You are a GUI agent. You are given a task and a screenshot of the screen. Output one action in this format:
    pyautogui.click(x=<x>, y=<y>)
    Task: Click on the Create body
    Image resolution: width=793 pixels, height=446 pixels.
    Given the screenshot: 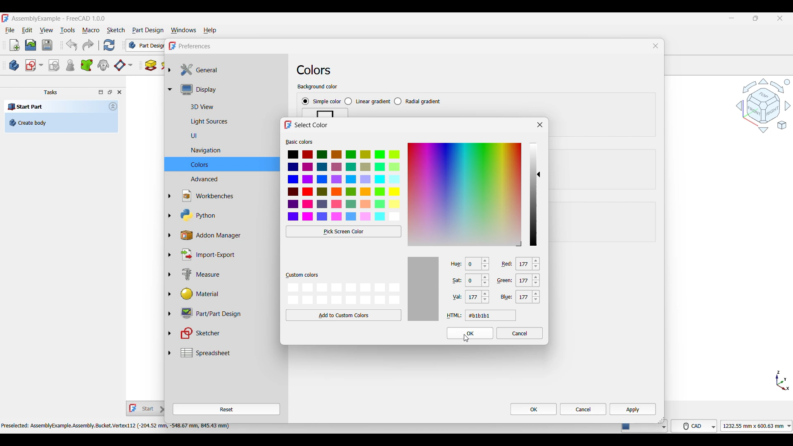 What is the action you would take?
    pyautogui.click(x=61, y=123)
    